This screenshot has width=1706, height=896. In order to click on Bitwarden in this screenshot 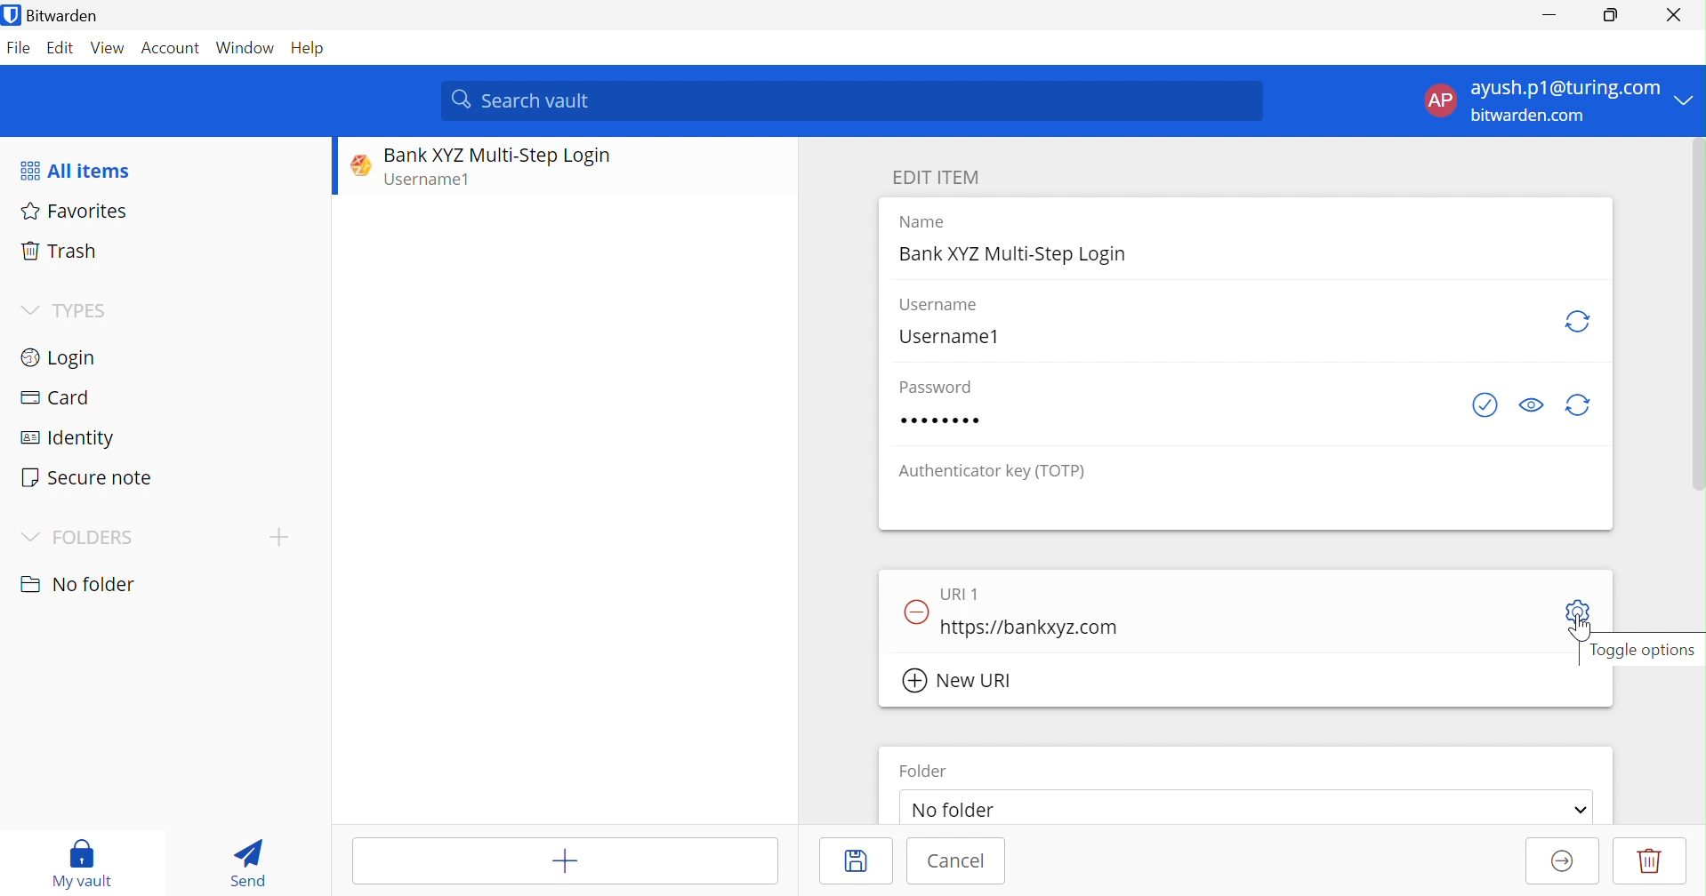, I will do `click(55, 17)`.